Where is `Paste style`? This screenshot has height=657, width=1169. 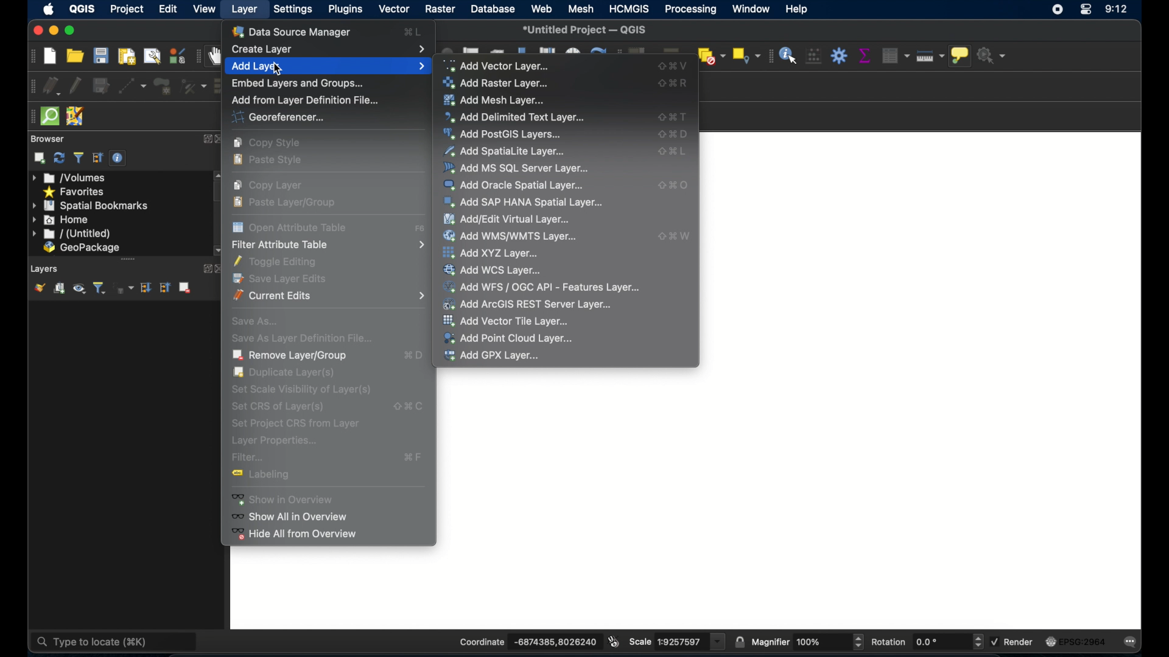 Paste style is located at coordinates (264, 163).